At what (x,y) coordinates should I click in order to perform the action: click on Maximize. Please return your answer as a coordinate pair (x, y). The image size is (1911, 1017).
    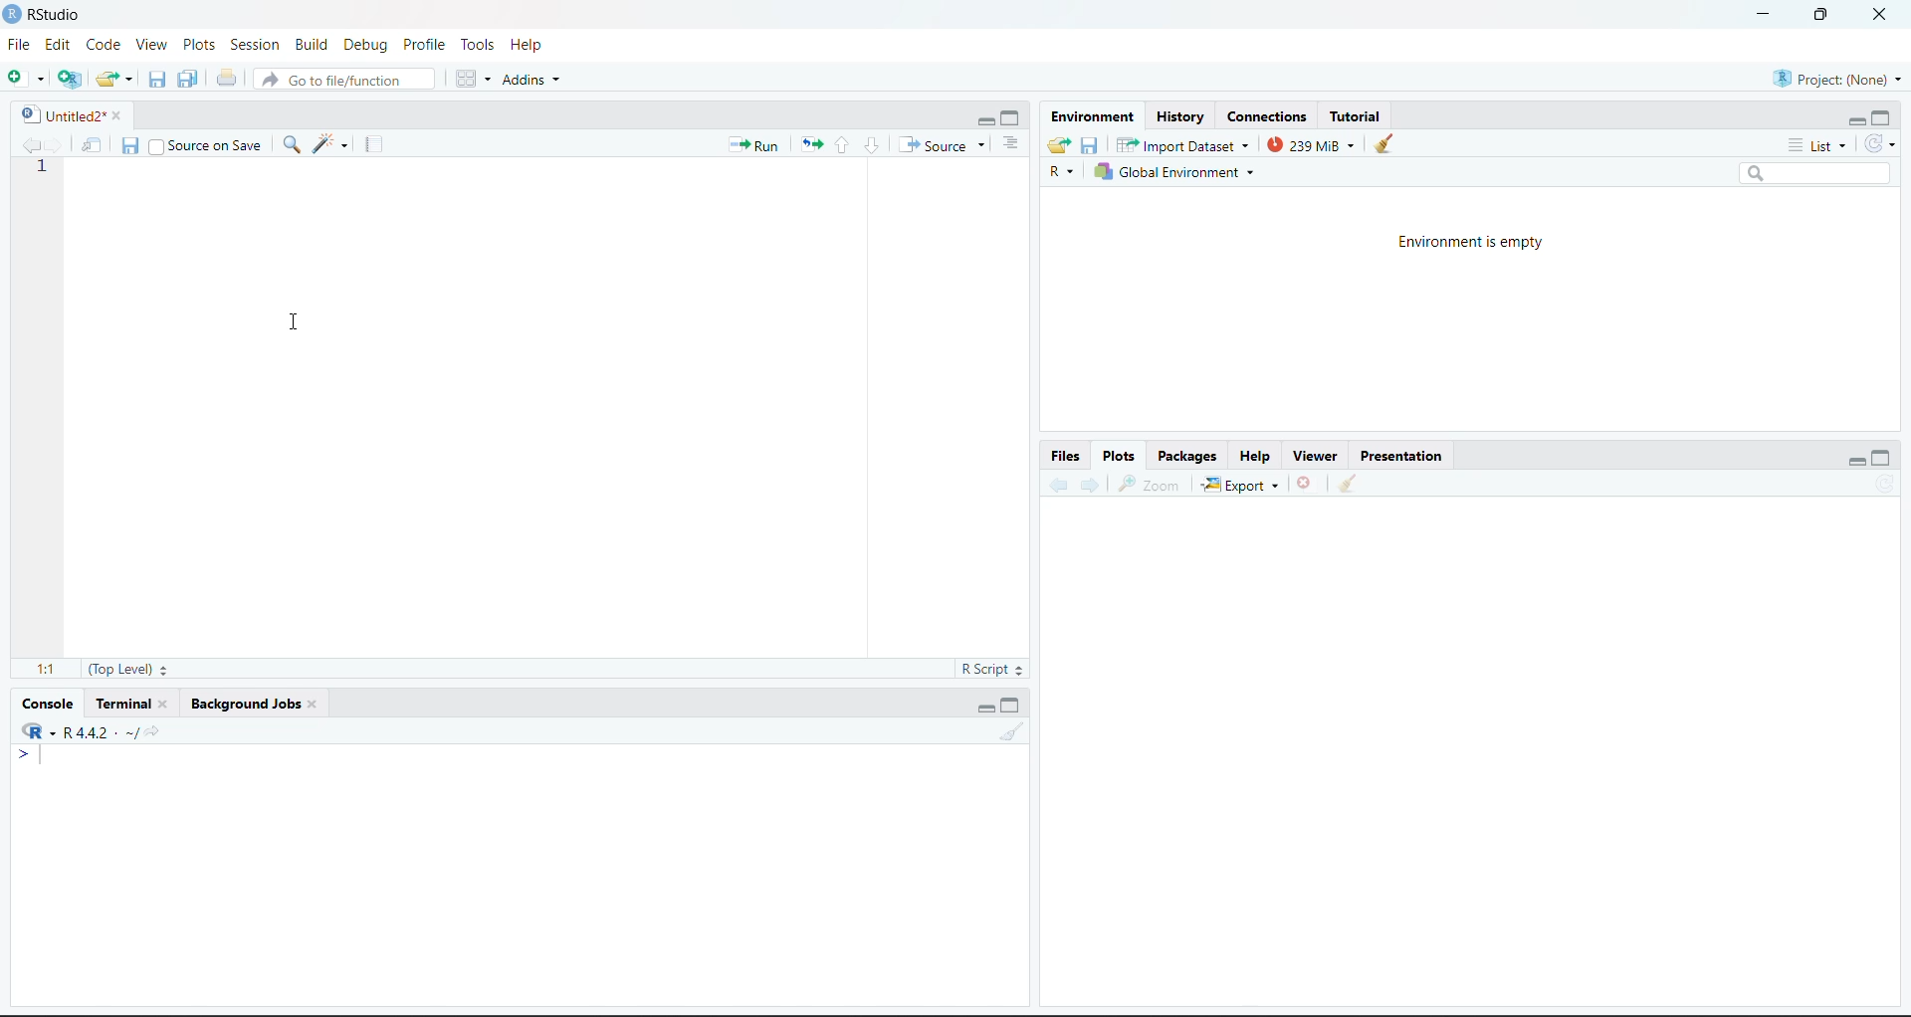
    Looking at the image, I should click on (1884, 116).